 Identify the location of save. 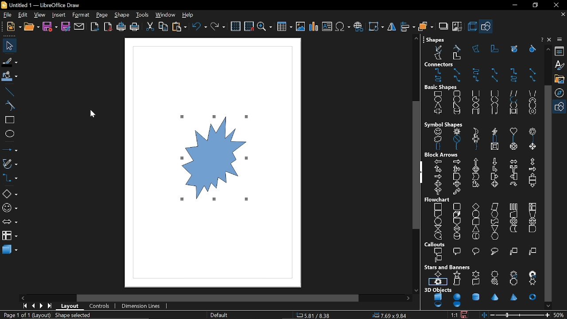
(467, 315).